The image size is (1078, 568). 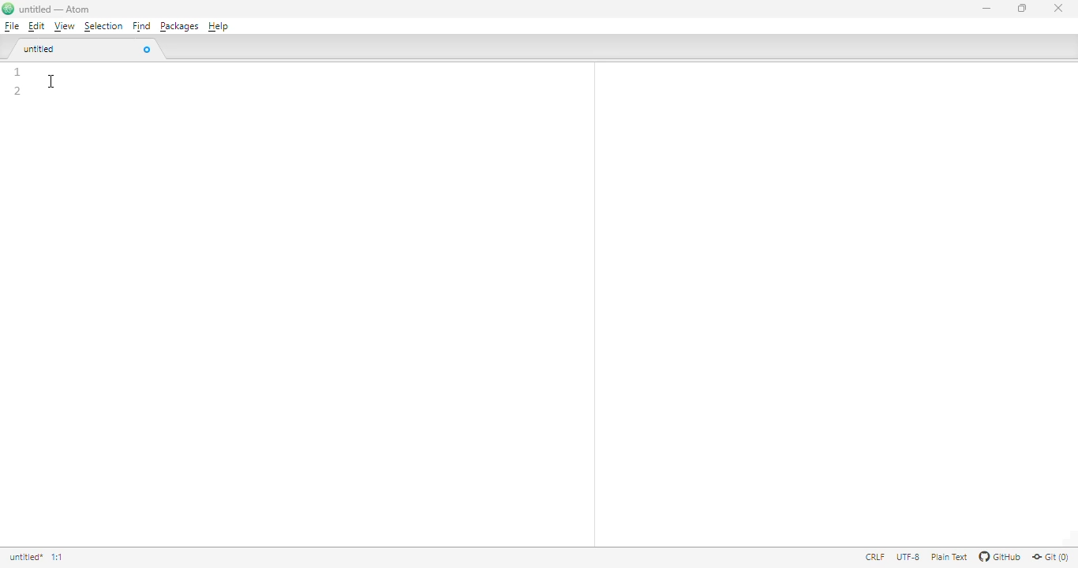 I want to click on line 1, column 1, so click(x=66, y=558).